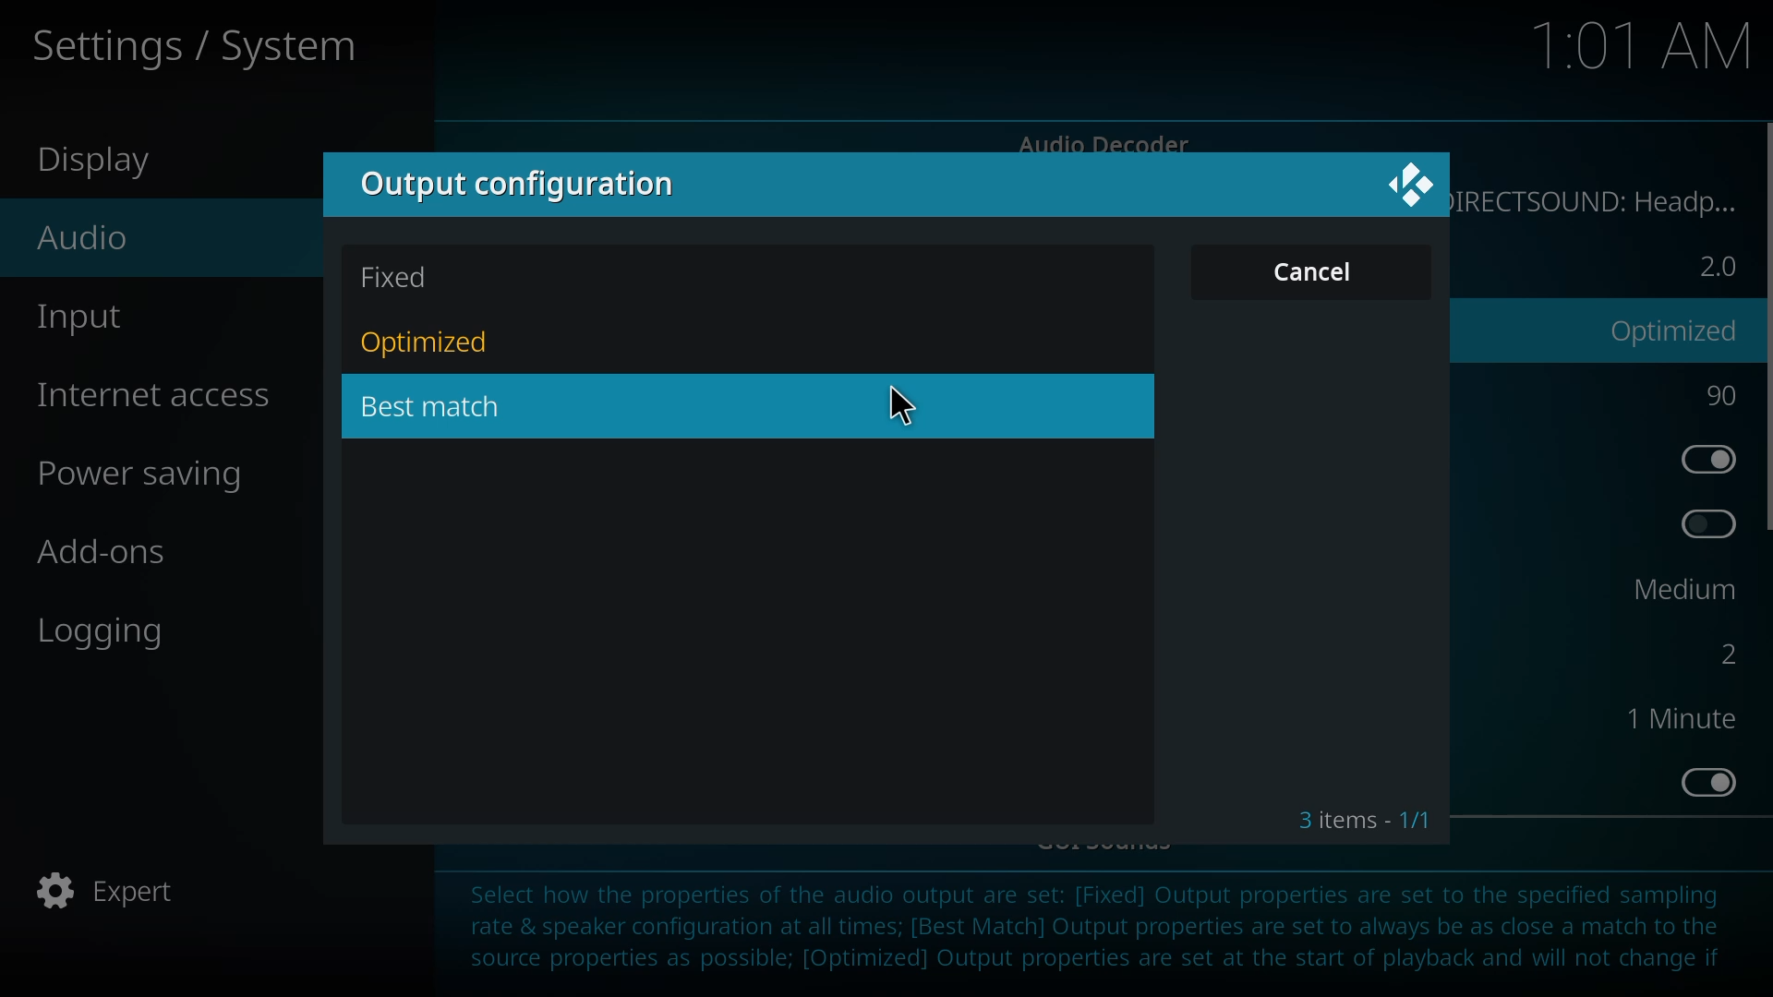  I want to click on best match, so click(444, 411).